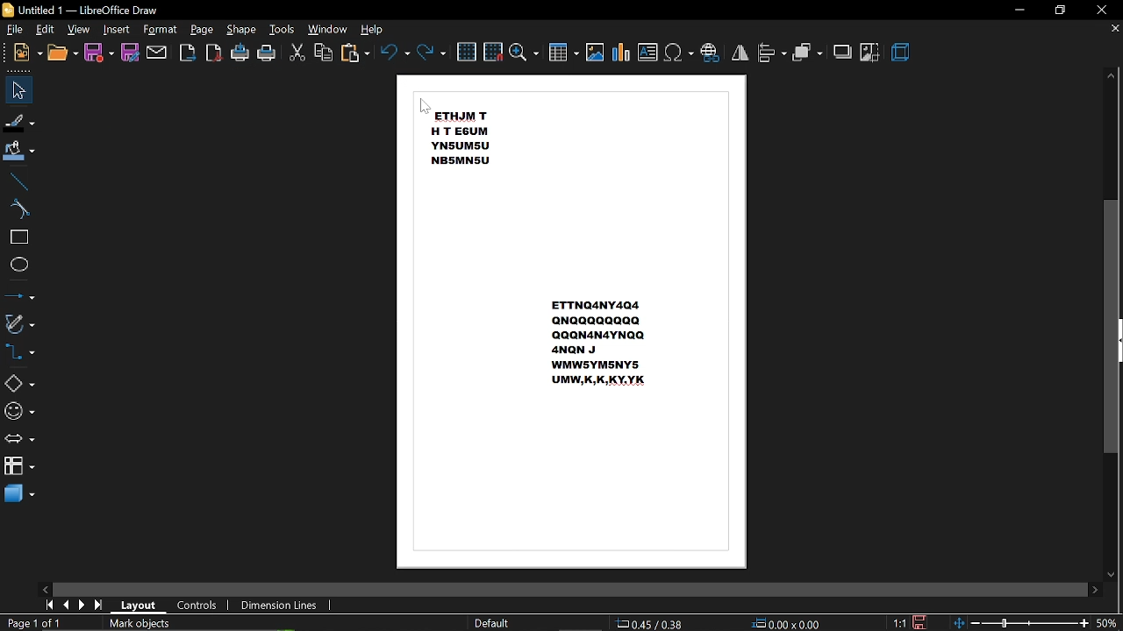  Describe the element at coordinates (201, 606) in the screenshot. I see `controls` at that location.